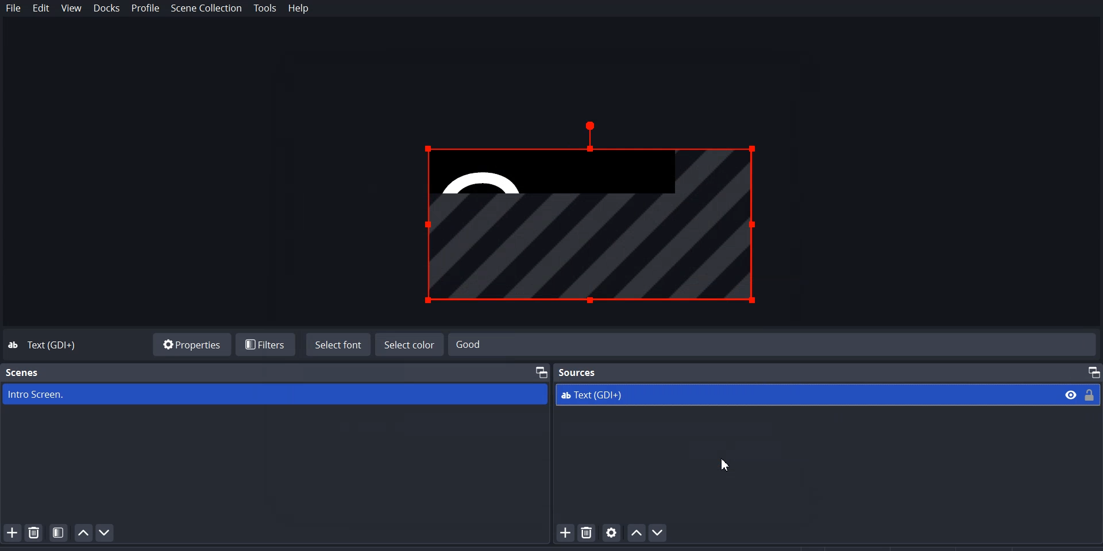 The width and height of the screenshot is (1103, 551). What do you see at coordinates (542, 372) in the screenshot?
I see `Maximize` at bounding box center [542, 372].